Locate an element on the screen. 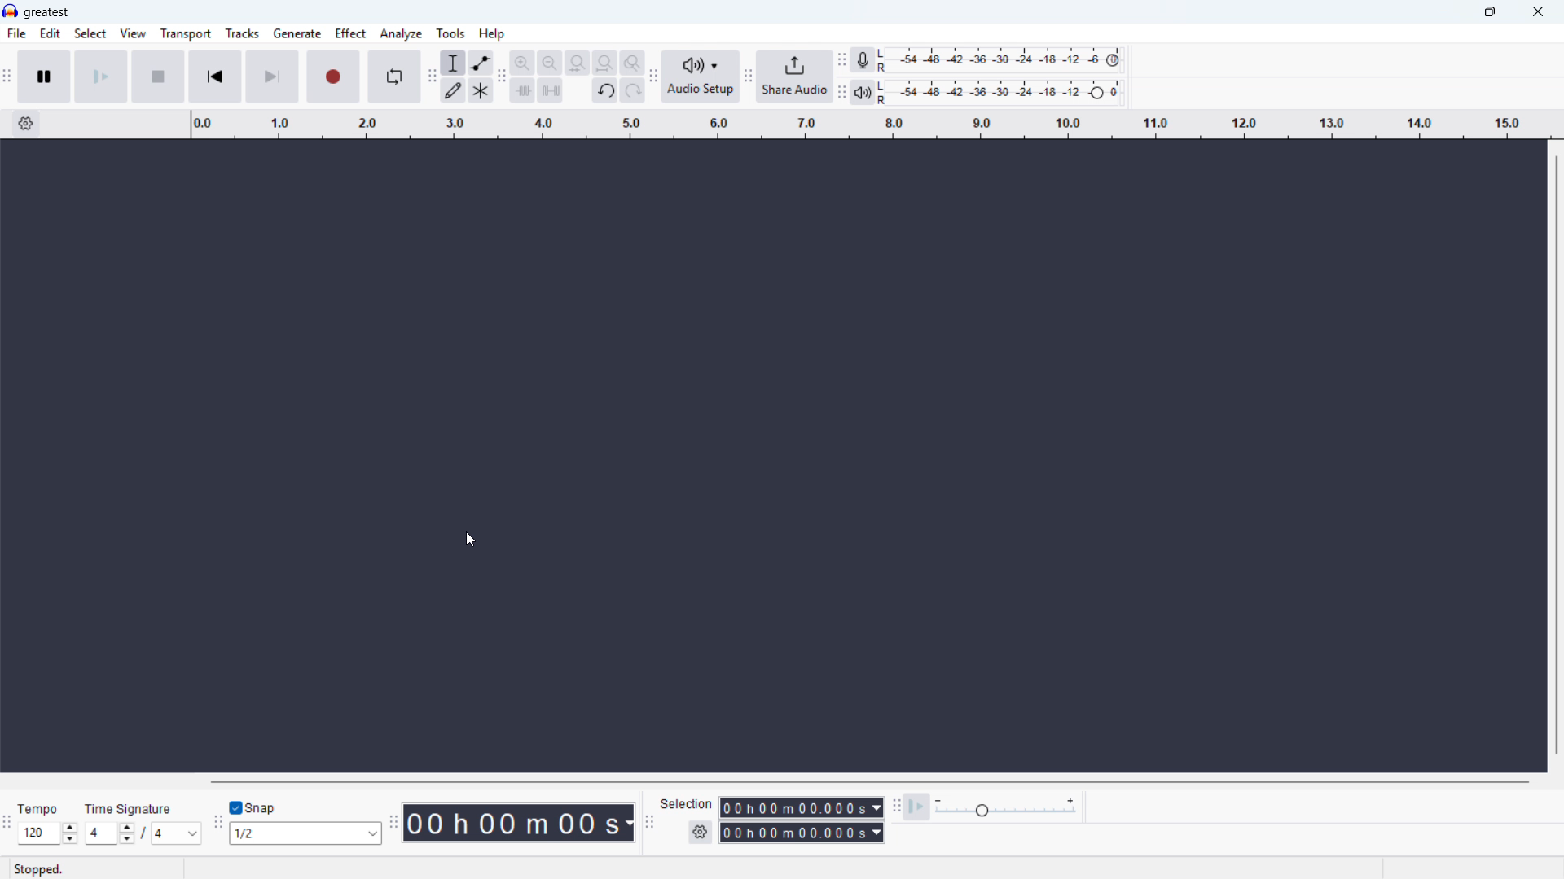 The image size is (1564, 879). Enable looping  is located at coordinates (395, 77).